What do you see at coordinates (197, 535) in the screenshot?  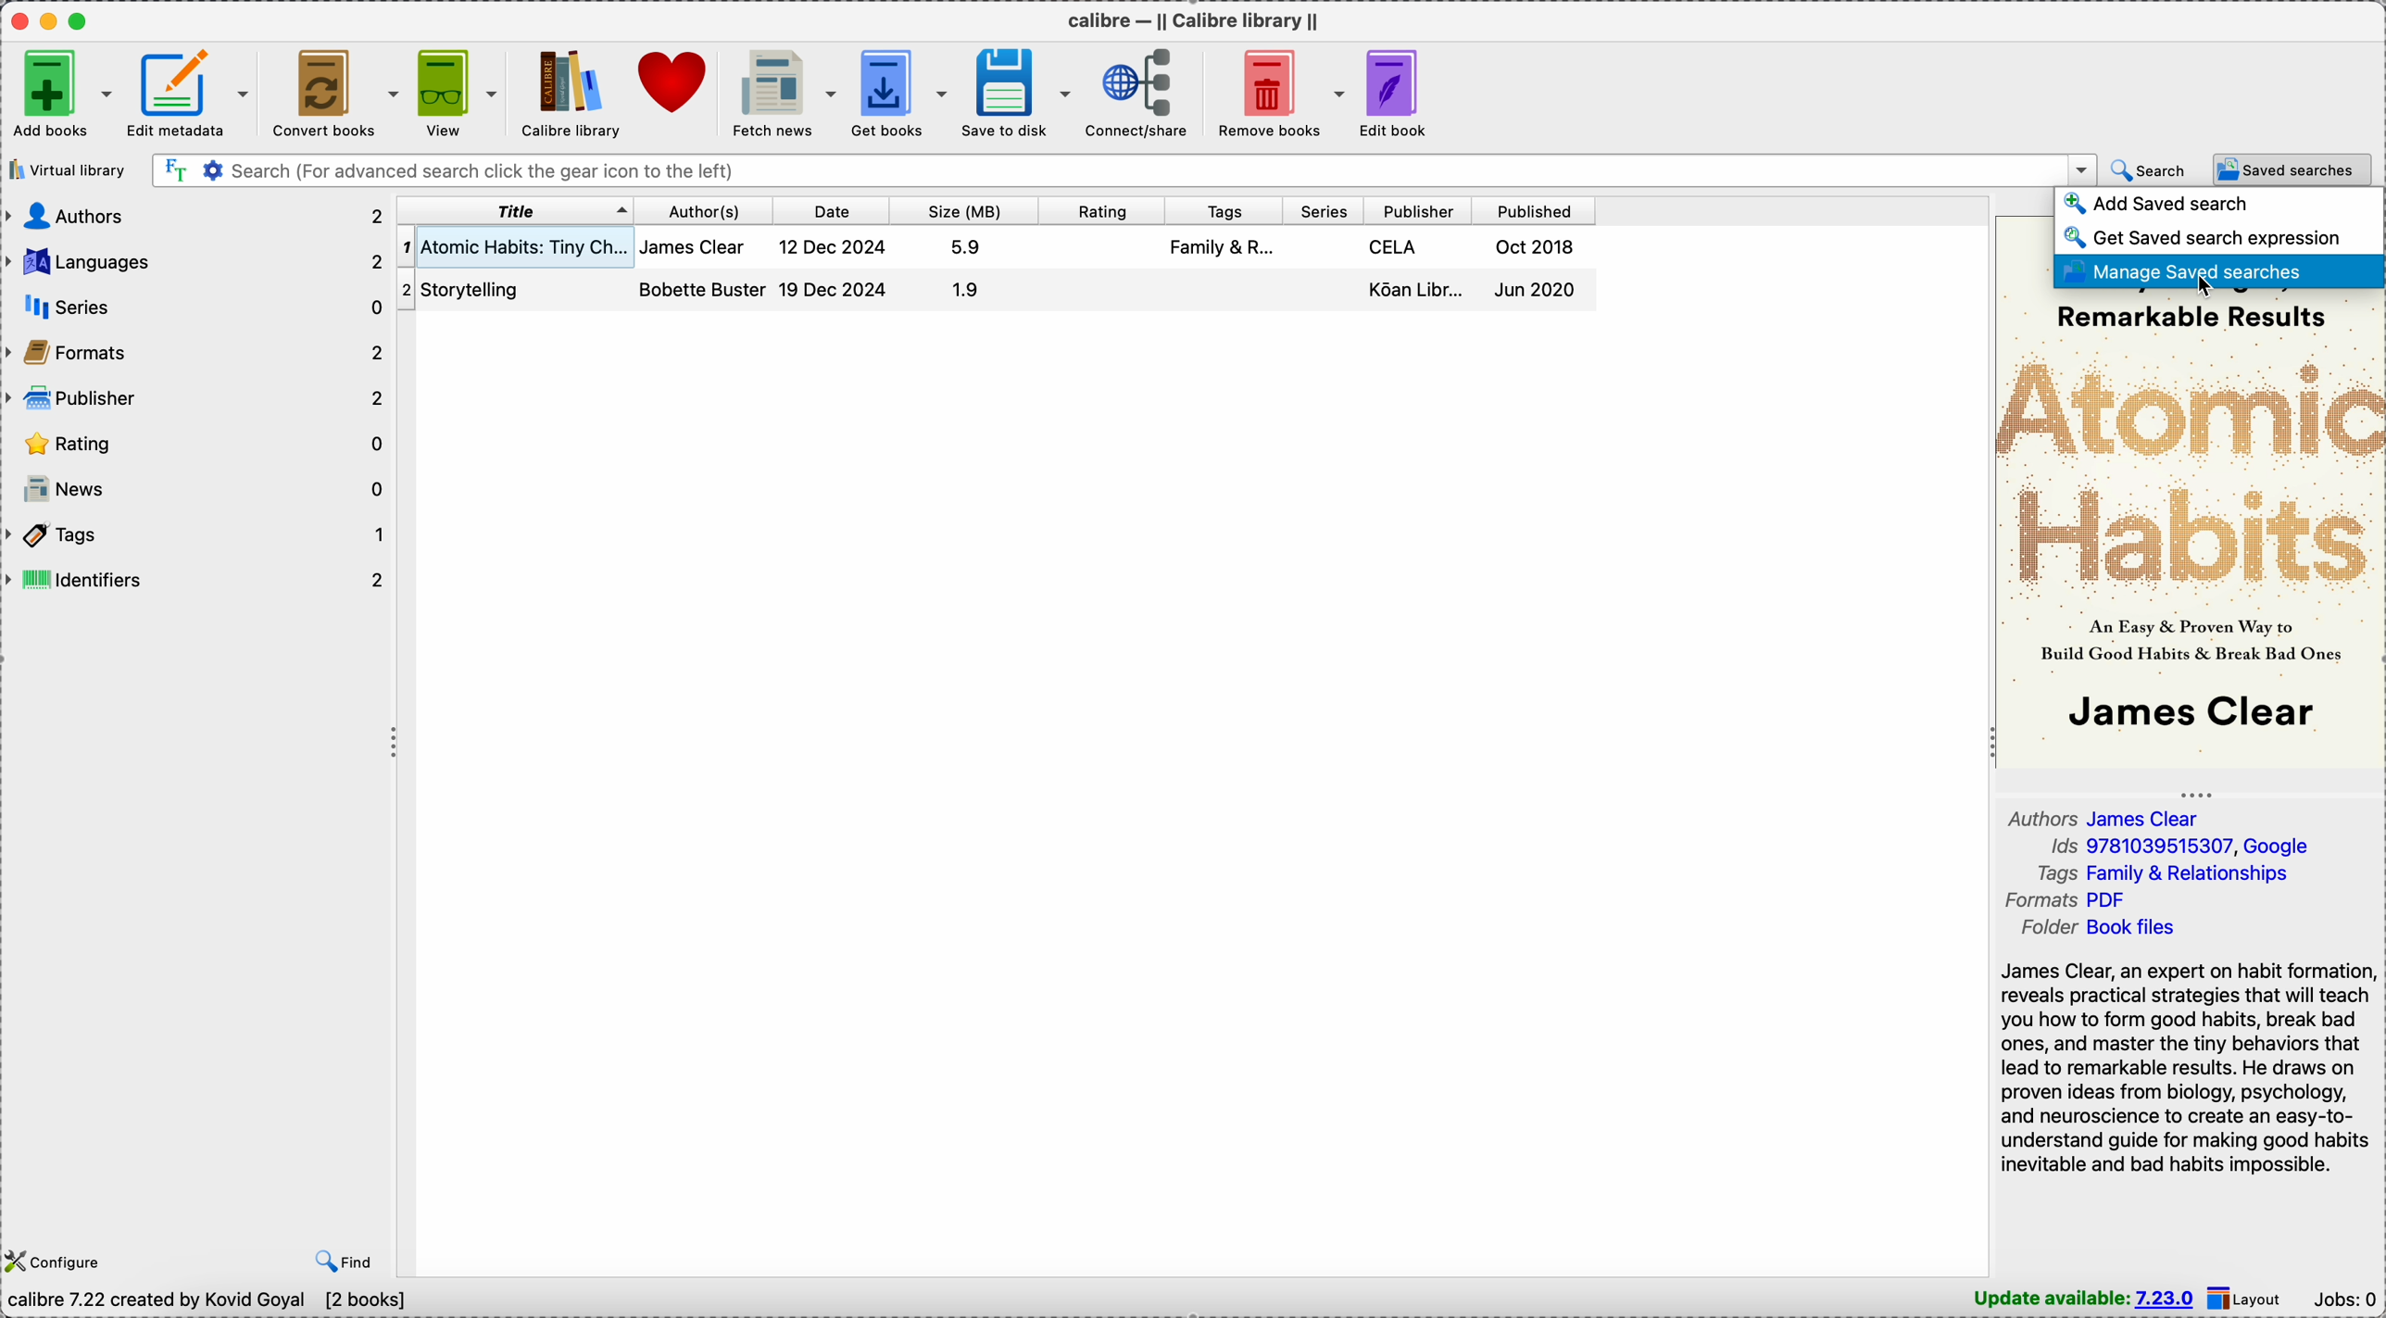 I see `tags` at bounding box center [197, 535].